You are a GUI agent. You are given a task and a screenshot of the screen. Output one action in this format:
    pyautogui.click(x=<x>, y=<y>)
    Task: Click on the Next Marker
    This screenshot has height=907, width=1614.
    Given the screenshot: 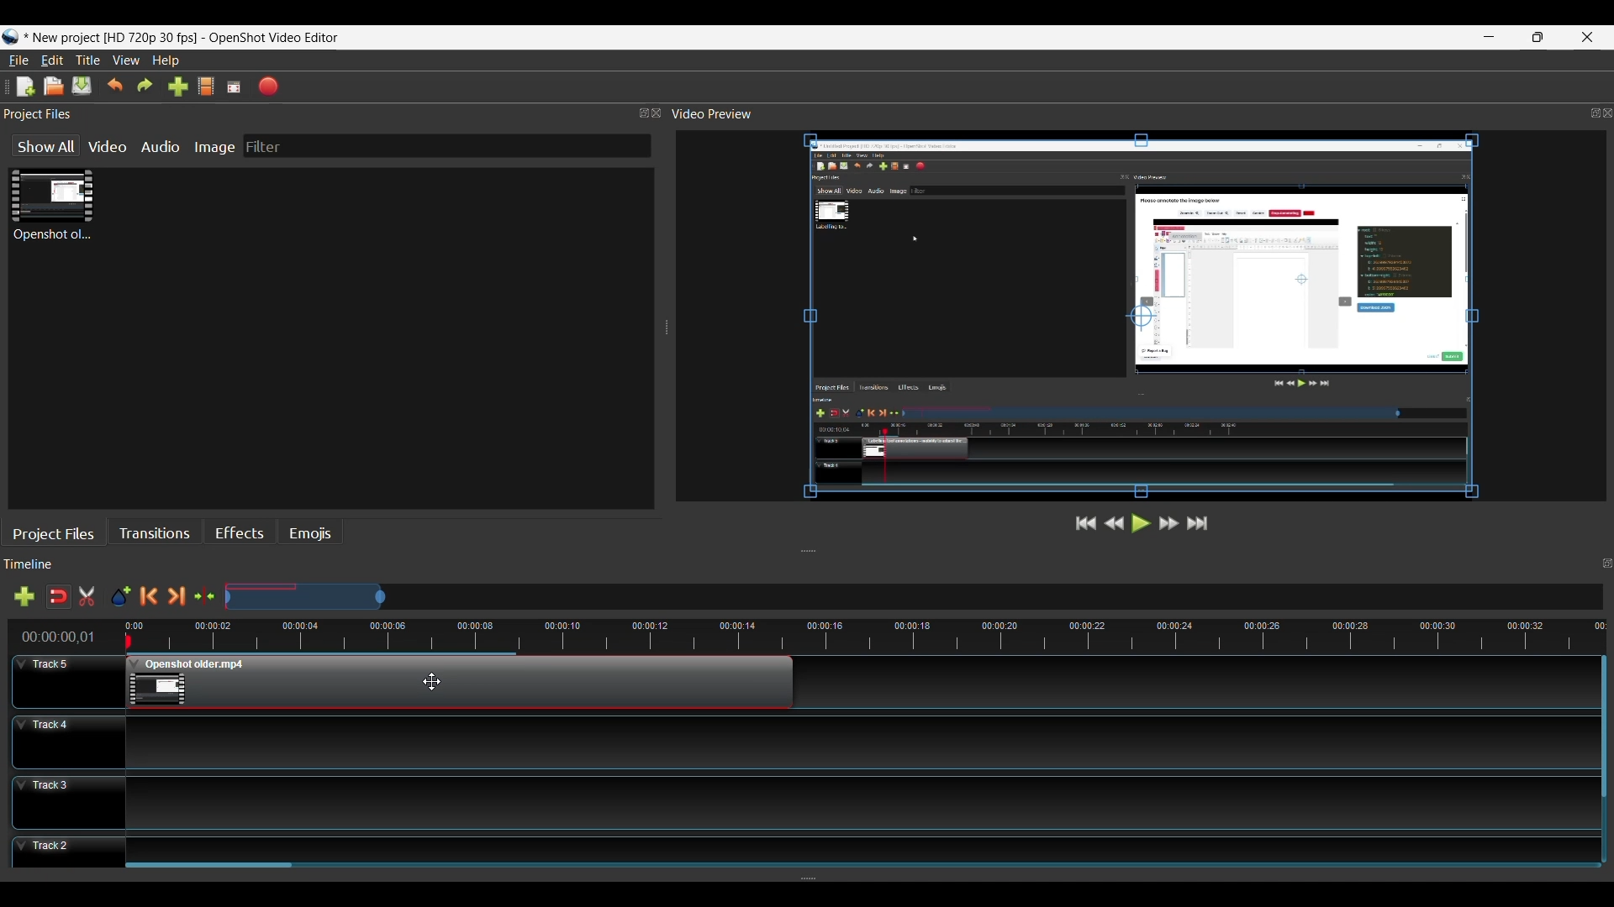 What is the action you would take?
    pyautogui.click(x=175, y=597)
    